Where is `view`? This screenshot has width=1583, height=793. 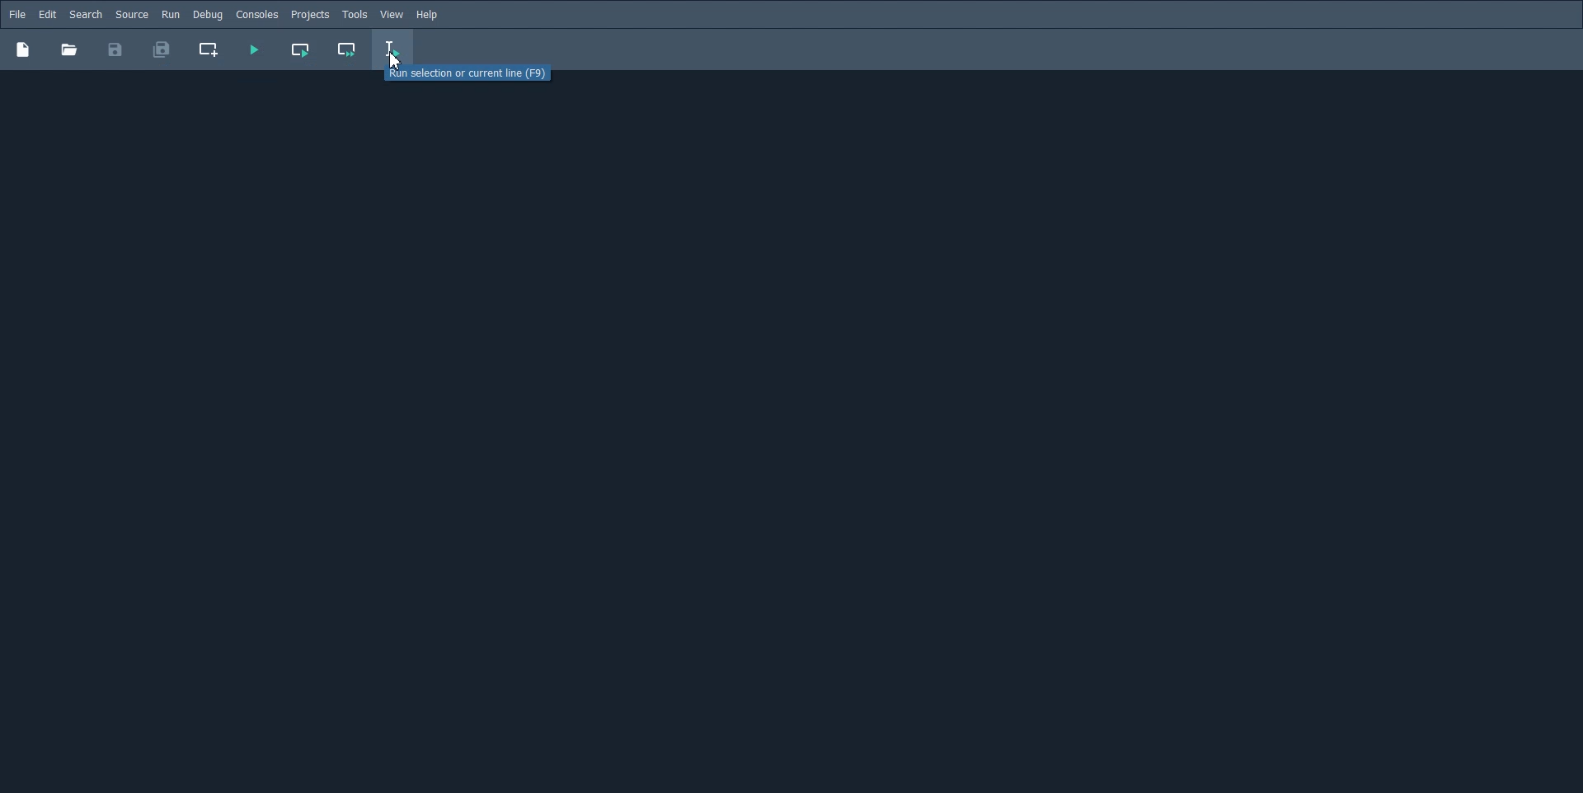 view is located at coordinates (392, 15).